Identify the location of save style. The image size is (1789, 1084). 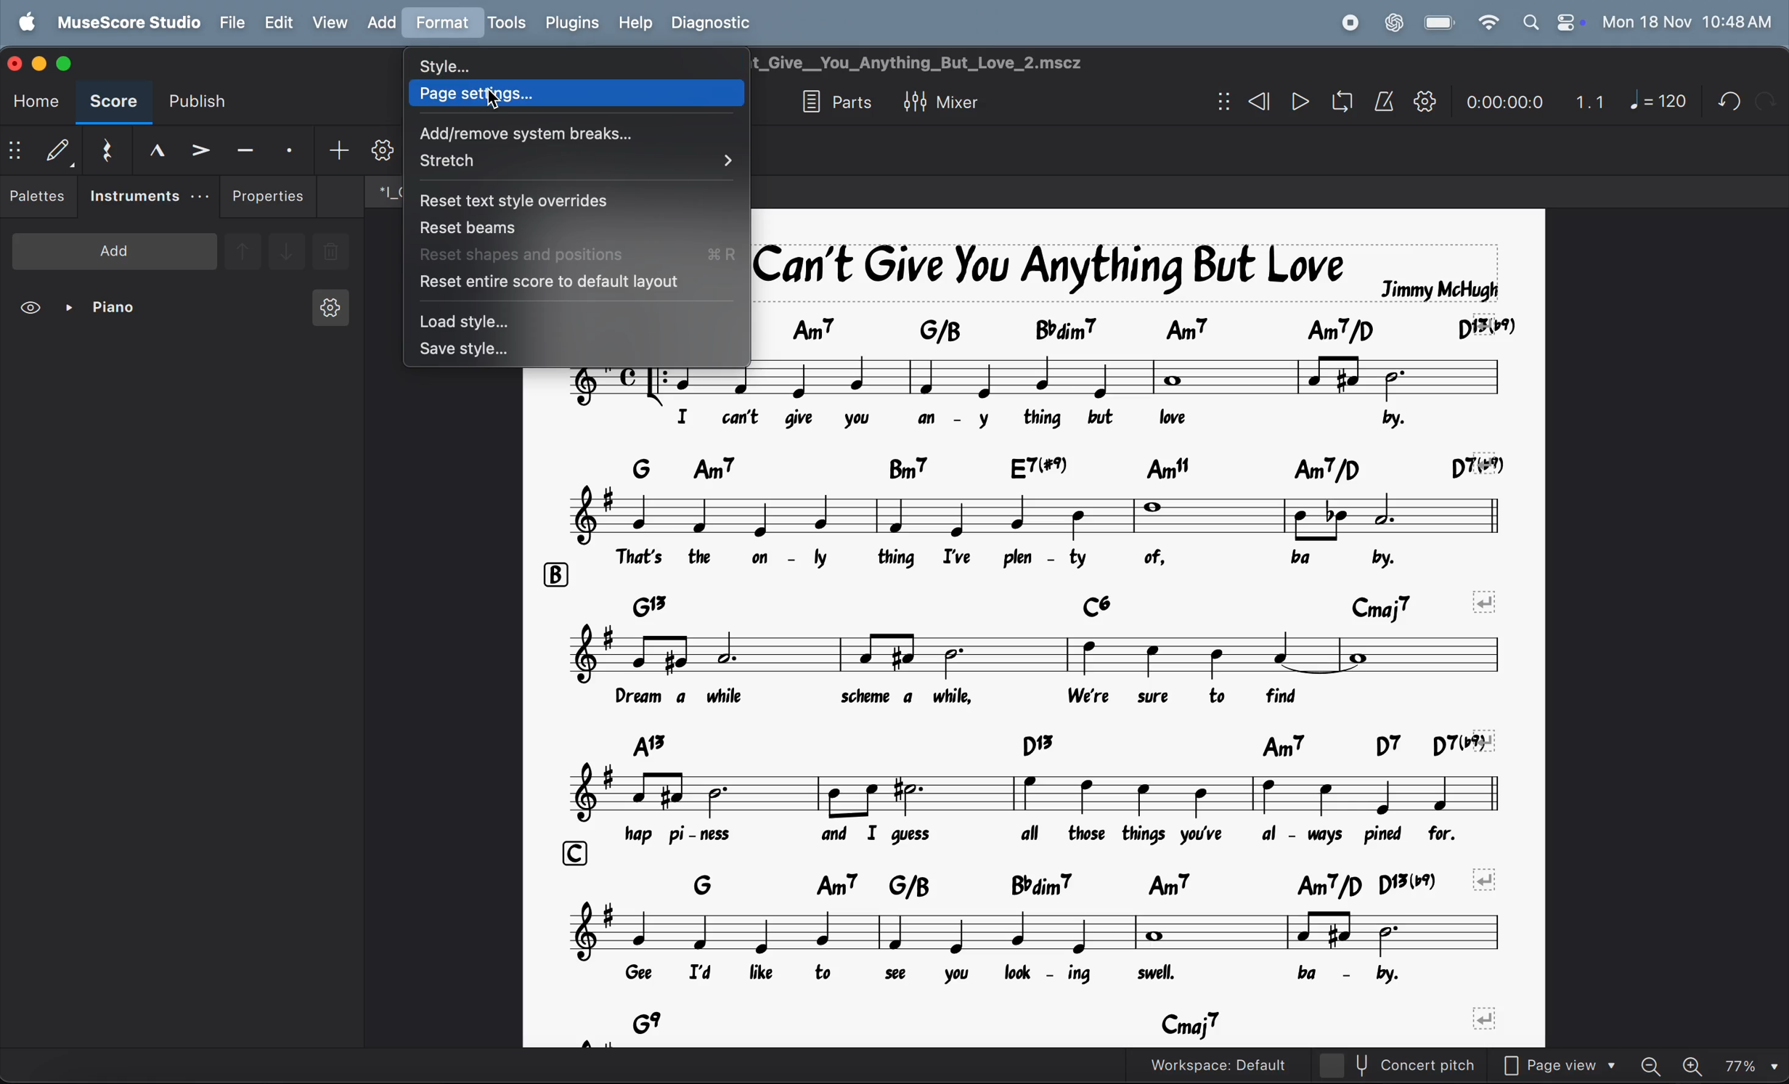
(579, 351).